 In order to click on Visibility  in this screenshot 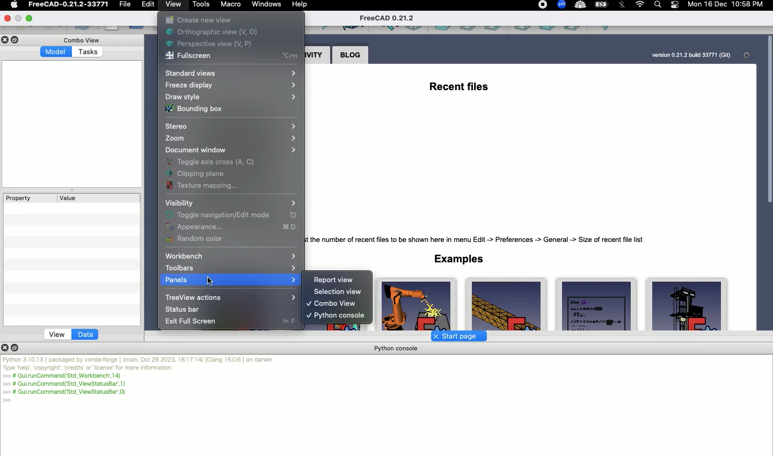, I will do `click(230, 204)`.